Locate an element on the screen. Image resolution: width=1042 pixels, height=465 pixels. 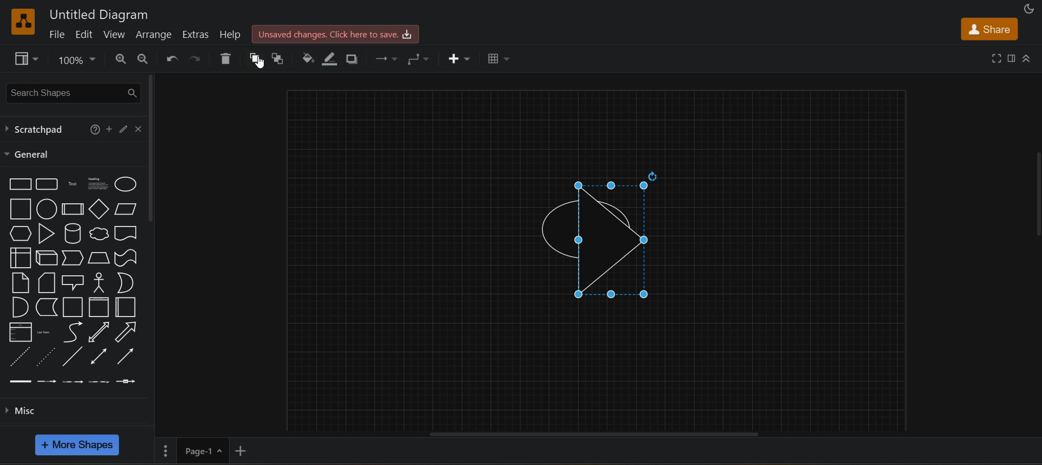
general is located at coordinates (30, 154).